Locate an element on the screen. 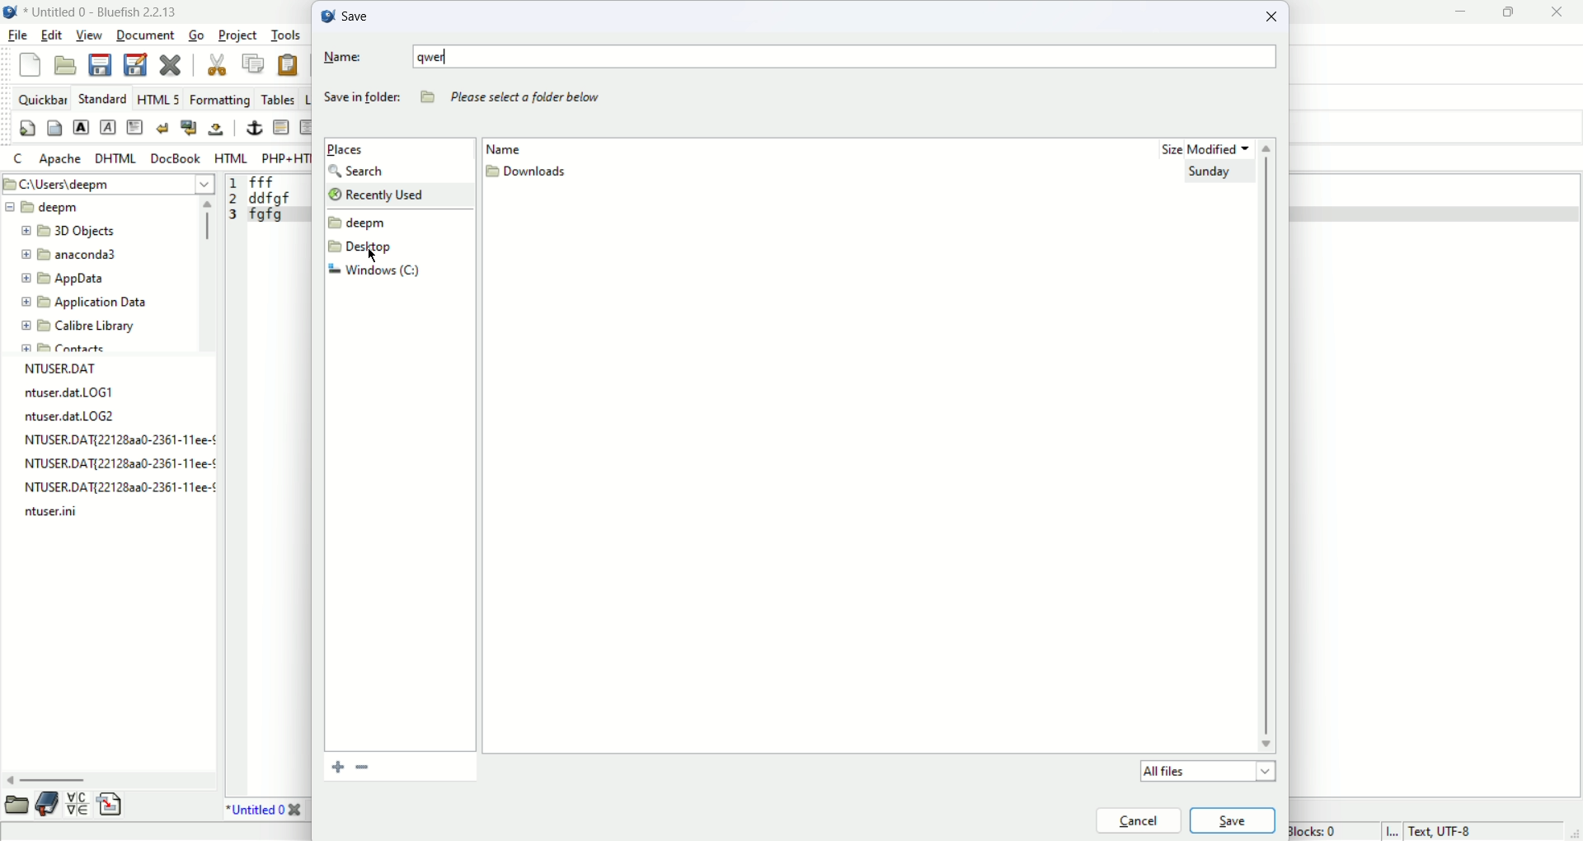  recently used is located at coordinates (397, 194).